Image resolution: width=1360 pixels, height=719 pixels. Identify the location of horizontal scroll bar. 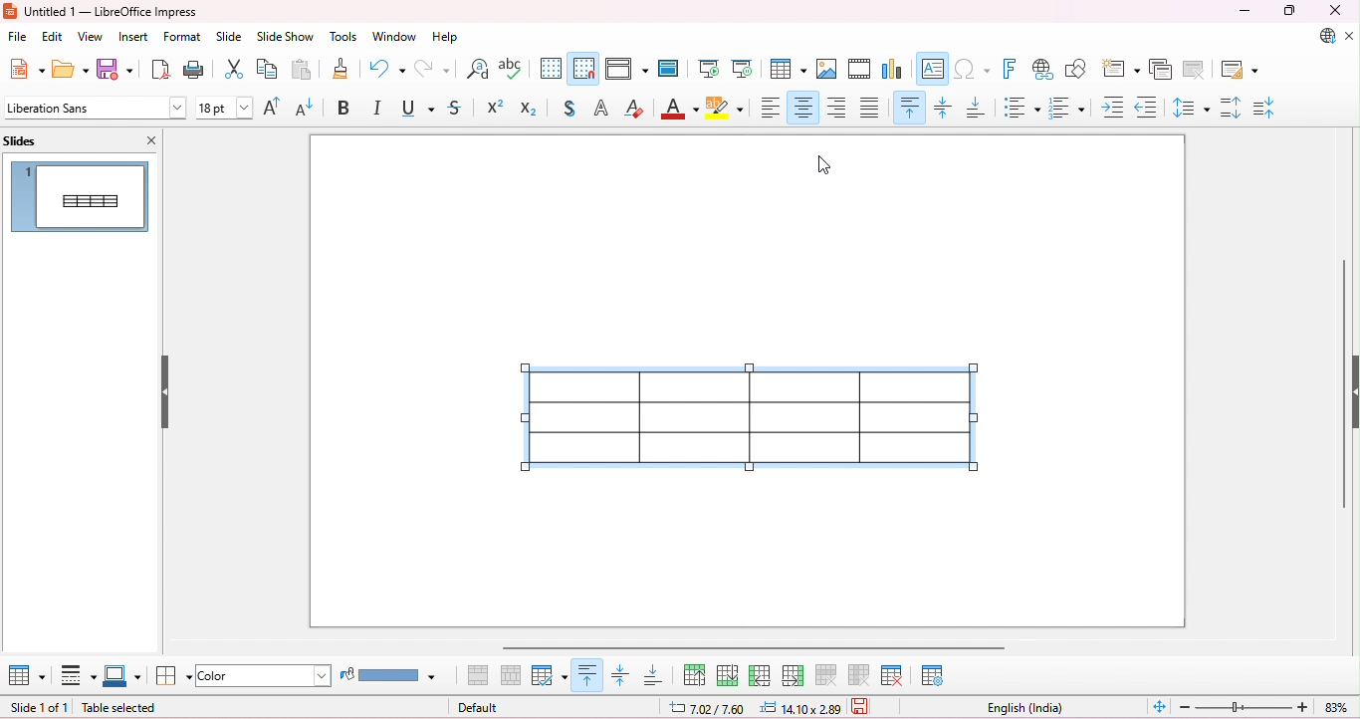
(755, 647).